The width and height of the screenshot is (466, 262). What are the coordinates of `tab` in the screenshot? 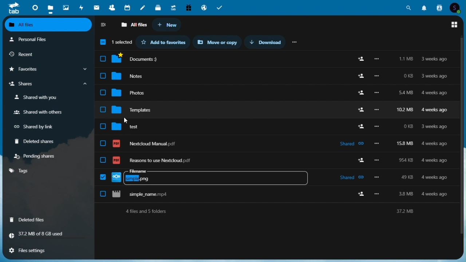 It's located at (11, 8).